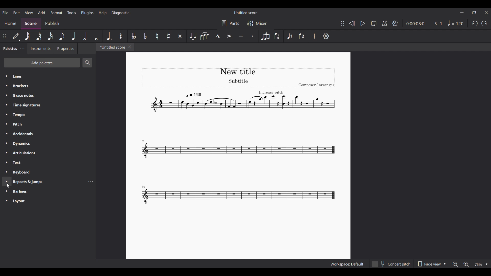 The image size is (491, 276). I want to click on Palettes, so click(9, 49).